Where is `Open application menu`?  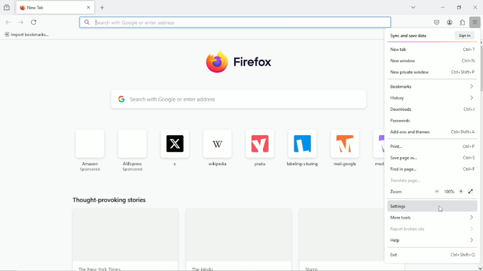 Open application menu is located at coordinates (475, 22).